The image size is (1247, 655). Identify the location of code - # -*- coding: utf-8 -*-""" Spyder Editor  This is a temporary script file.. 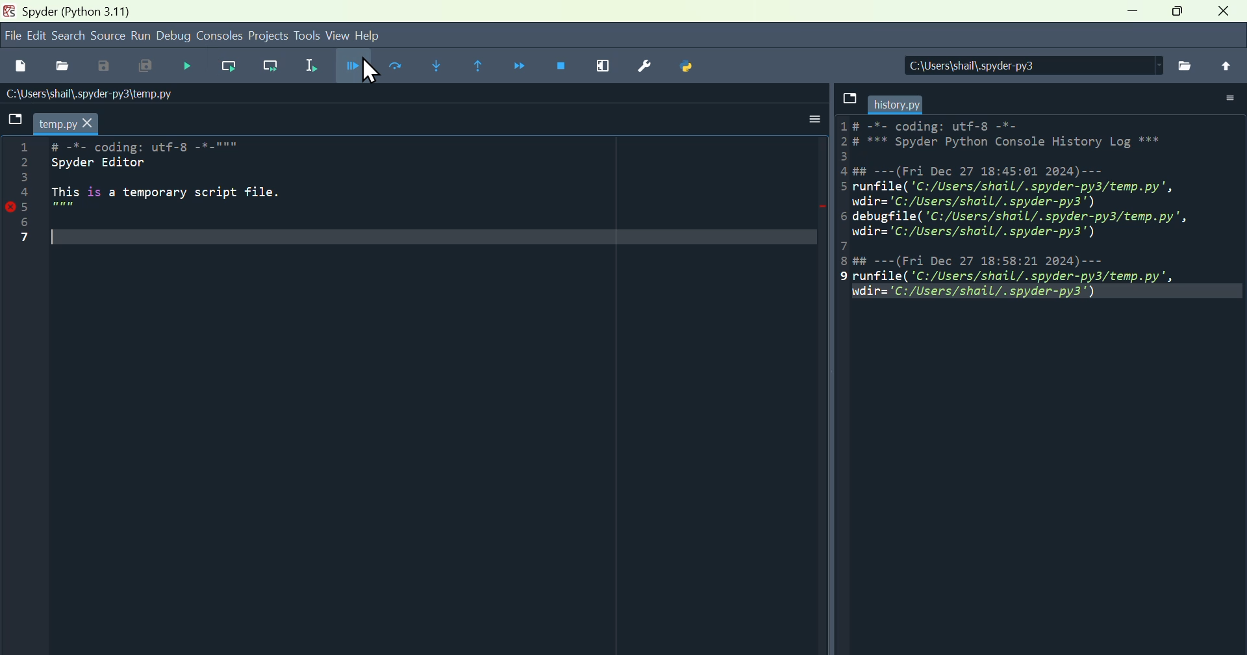
(195, 199).